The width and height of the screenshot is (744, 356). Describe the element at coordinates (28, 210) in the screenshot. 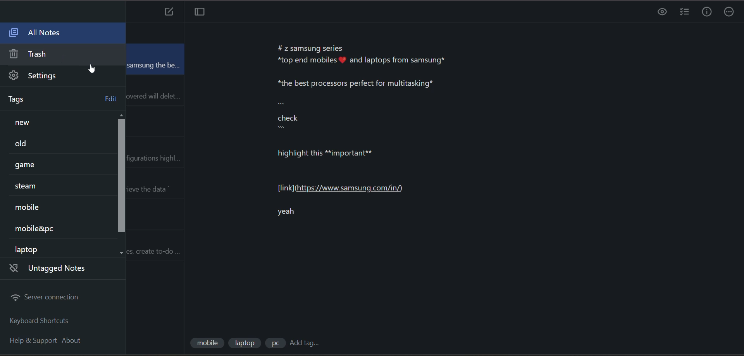

I see `tag 5` at that location.